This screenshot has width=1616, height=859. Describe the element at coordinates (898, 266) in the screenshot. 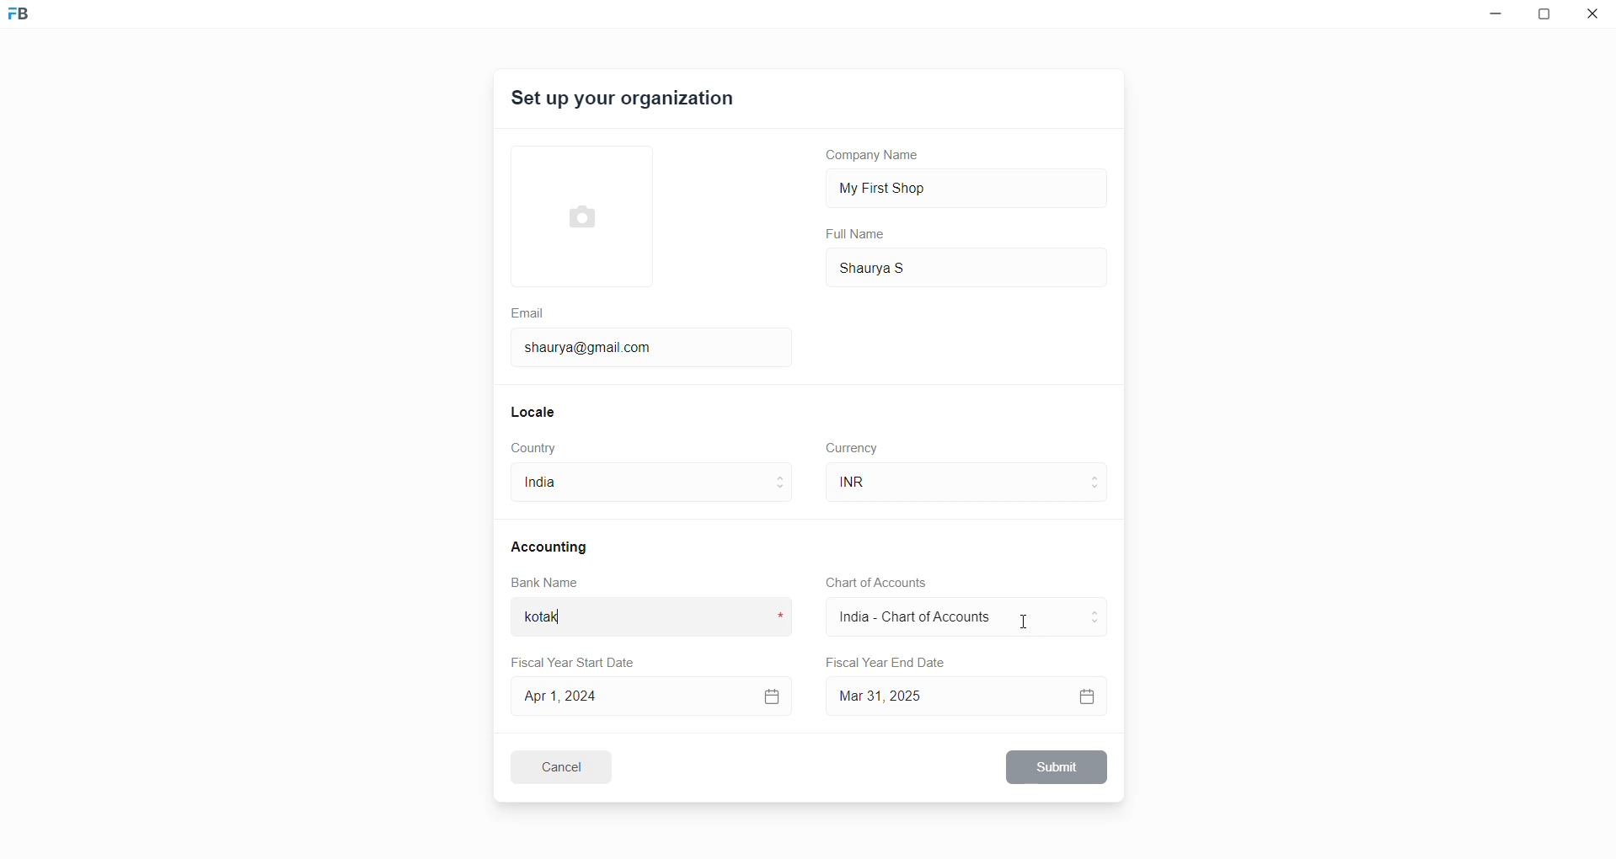

I see `Shaurya S` at that location.